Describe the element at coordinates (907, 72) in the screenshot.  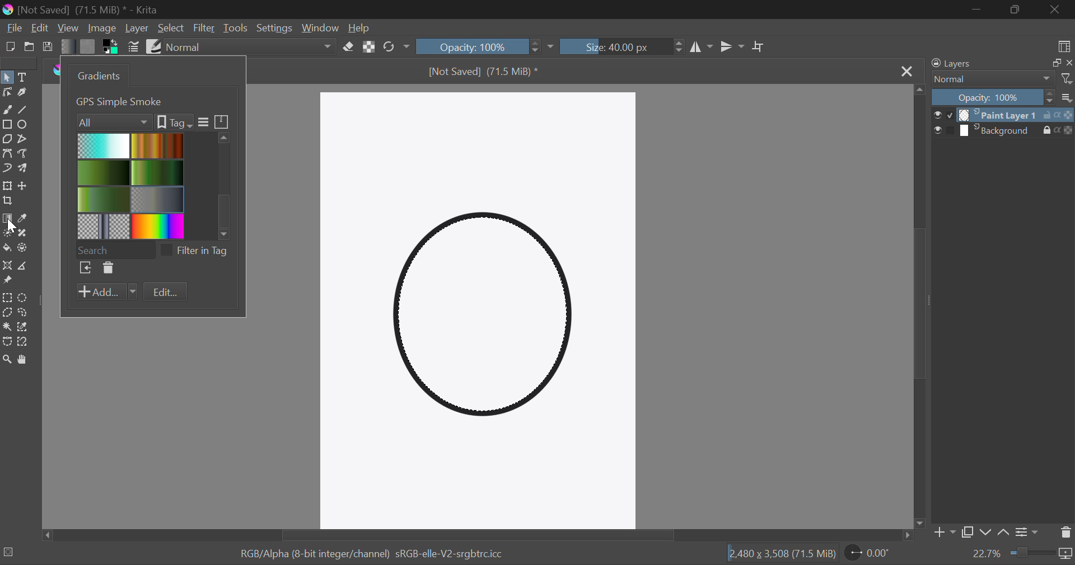
I see `Close` at that location.